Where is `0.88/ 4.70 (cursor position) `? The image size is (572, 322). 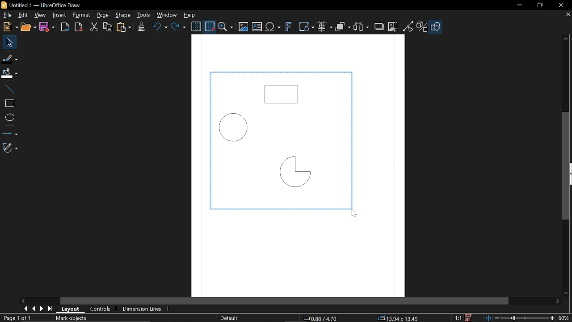
0.88/ 4.70 (cursor position)  is located at coordinates (320, 318).